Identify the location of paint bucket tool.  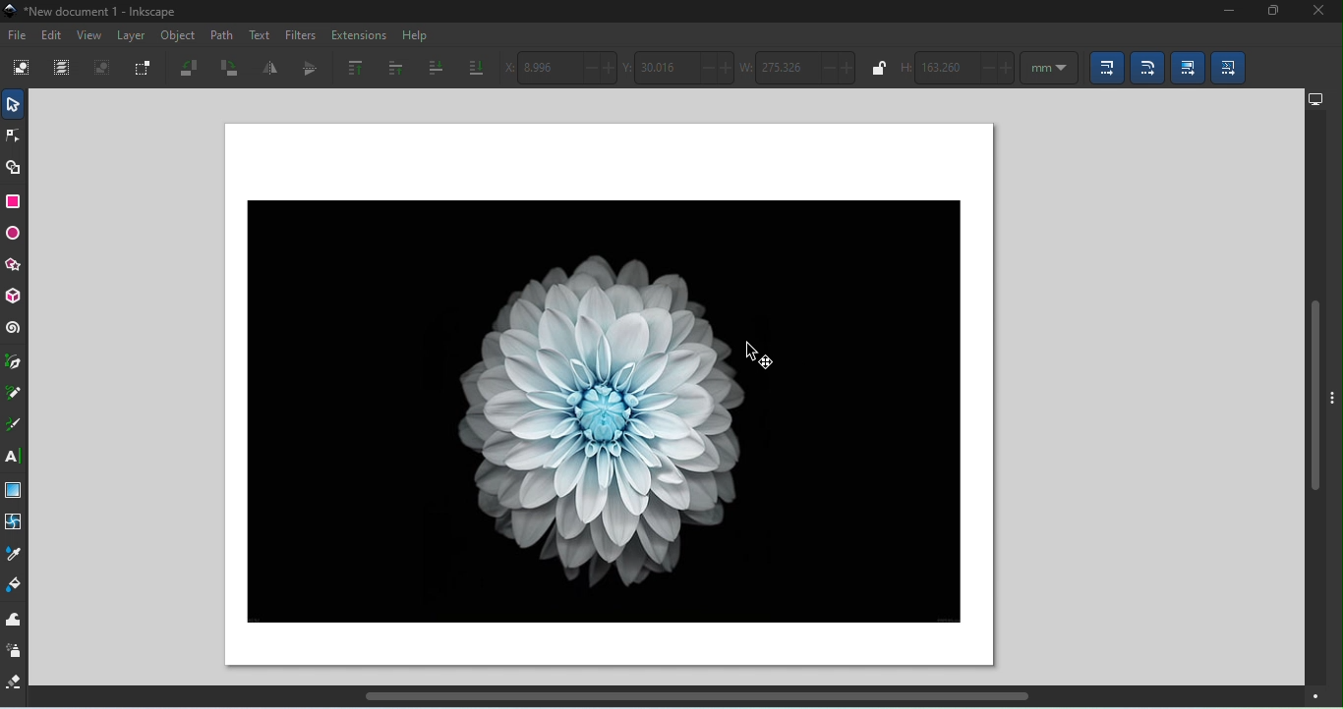
(15, 585).